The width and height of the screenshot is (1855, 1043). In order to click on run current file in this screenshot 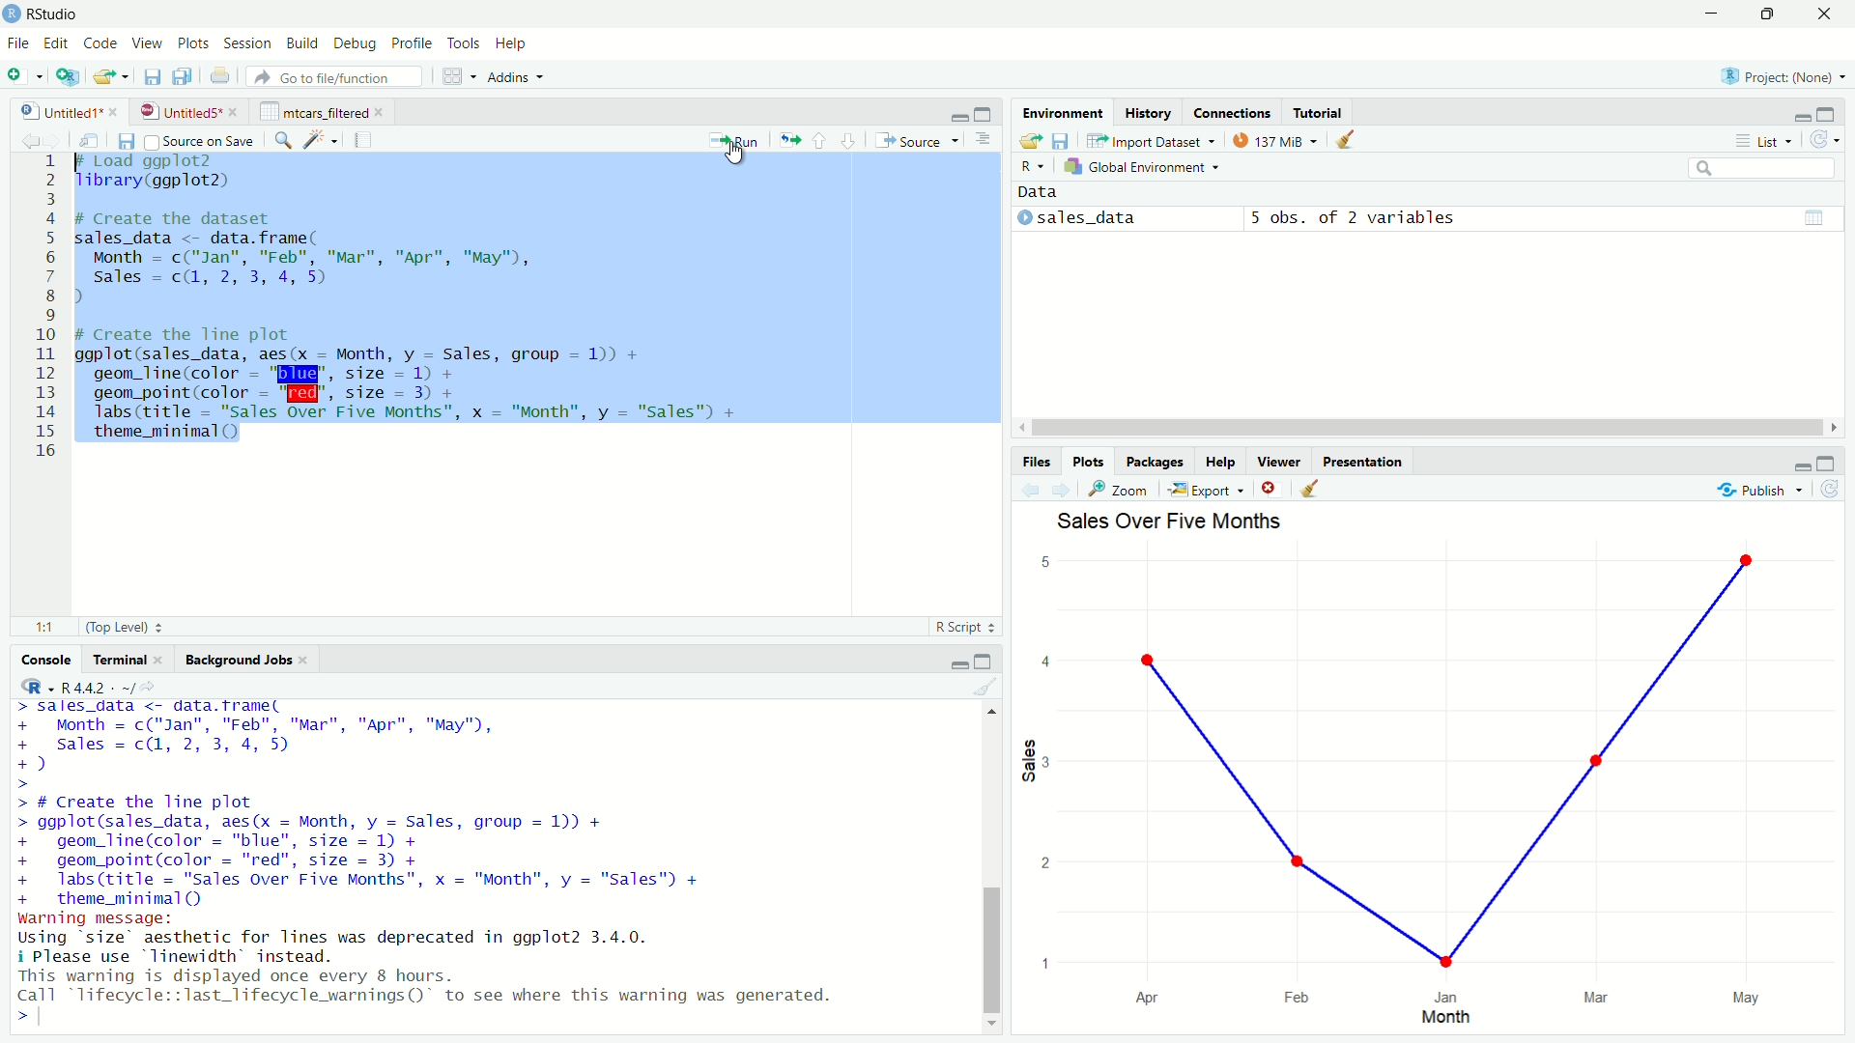, I will do `click(735, 141)`.